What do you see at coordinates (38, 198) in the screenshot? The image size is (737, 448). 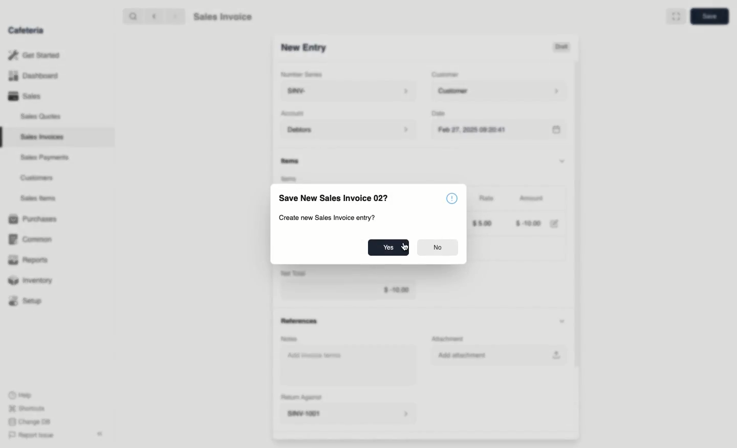 I see `Sales Items` at bounding box center [38, 198].